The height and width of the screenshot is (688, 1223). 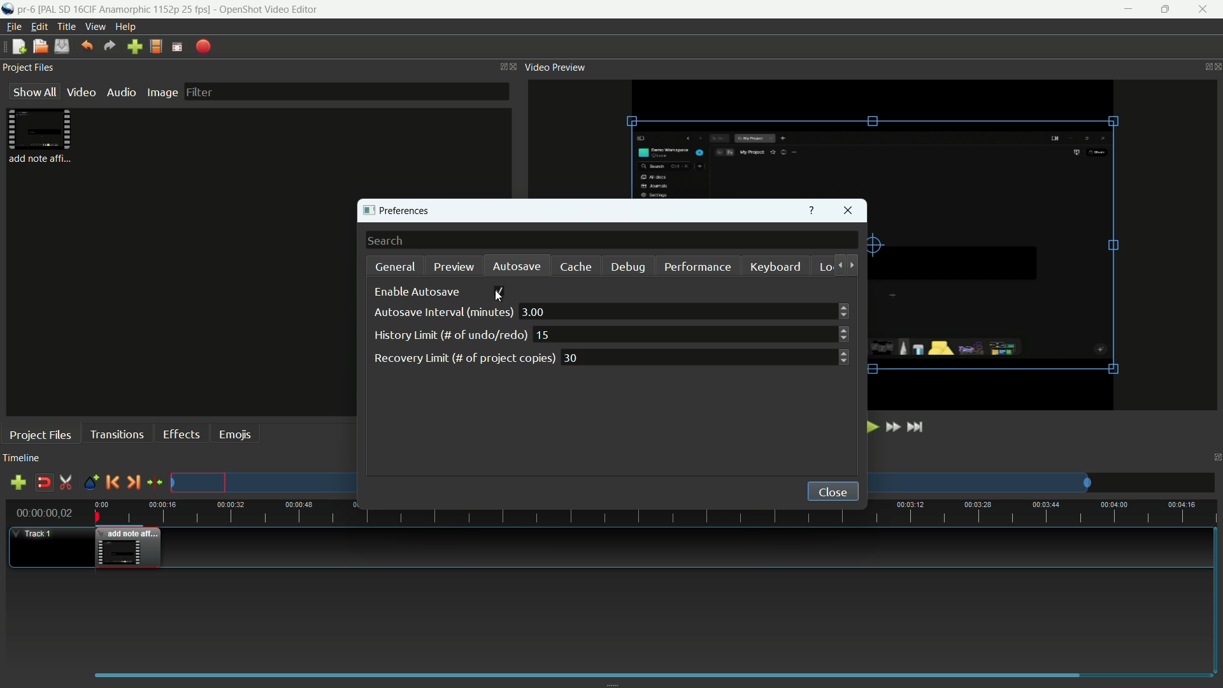 I want to click on profile, so click(x=156, y=47).